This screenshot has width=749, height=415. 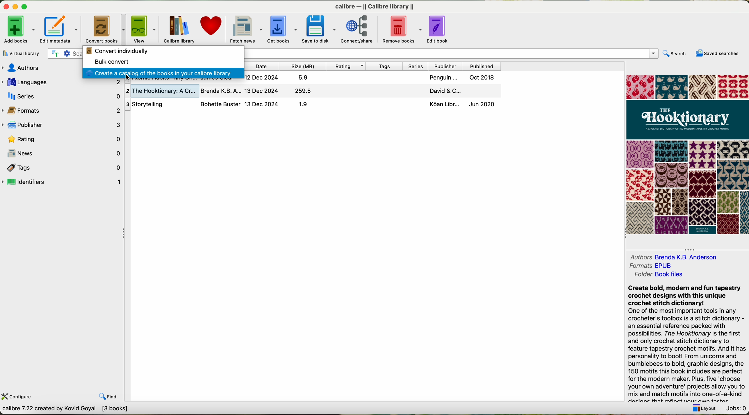 I want to click on folder, so click(x=639, y=276).